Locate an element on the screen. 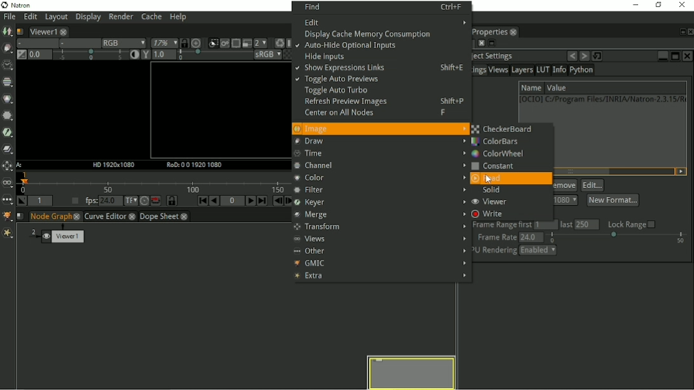 The image size is (694, 390). Synchronize is located at coordinates (184, 43).